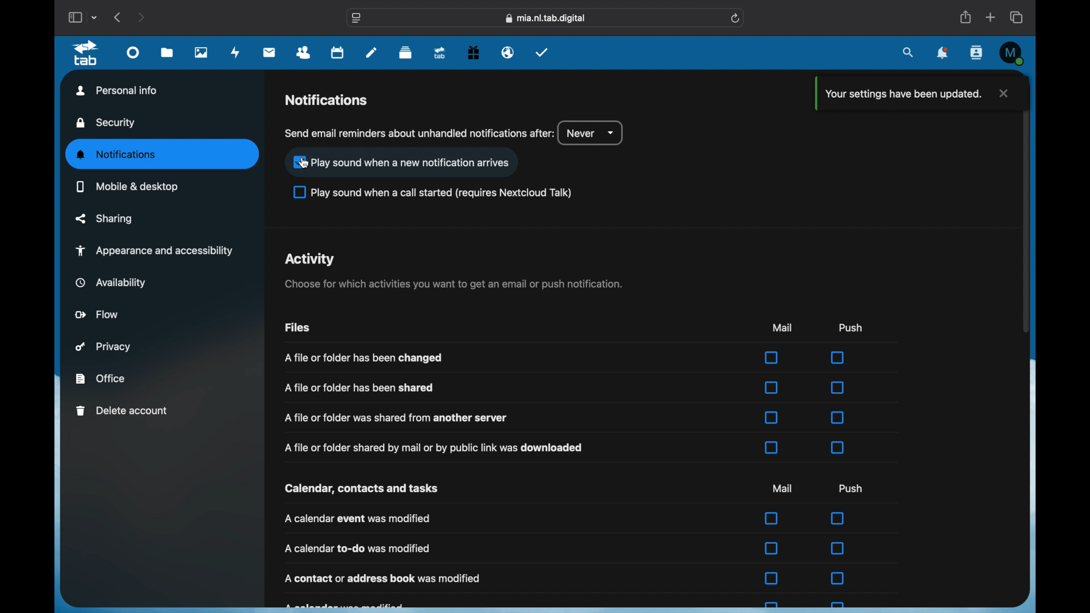 The height and width of the screenshot is (613, 1090). I want to click on photos, so click(201, 53).